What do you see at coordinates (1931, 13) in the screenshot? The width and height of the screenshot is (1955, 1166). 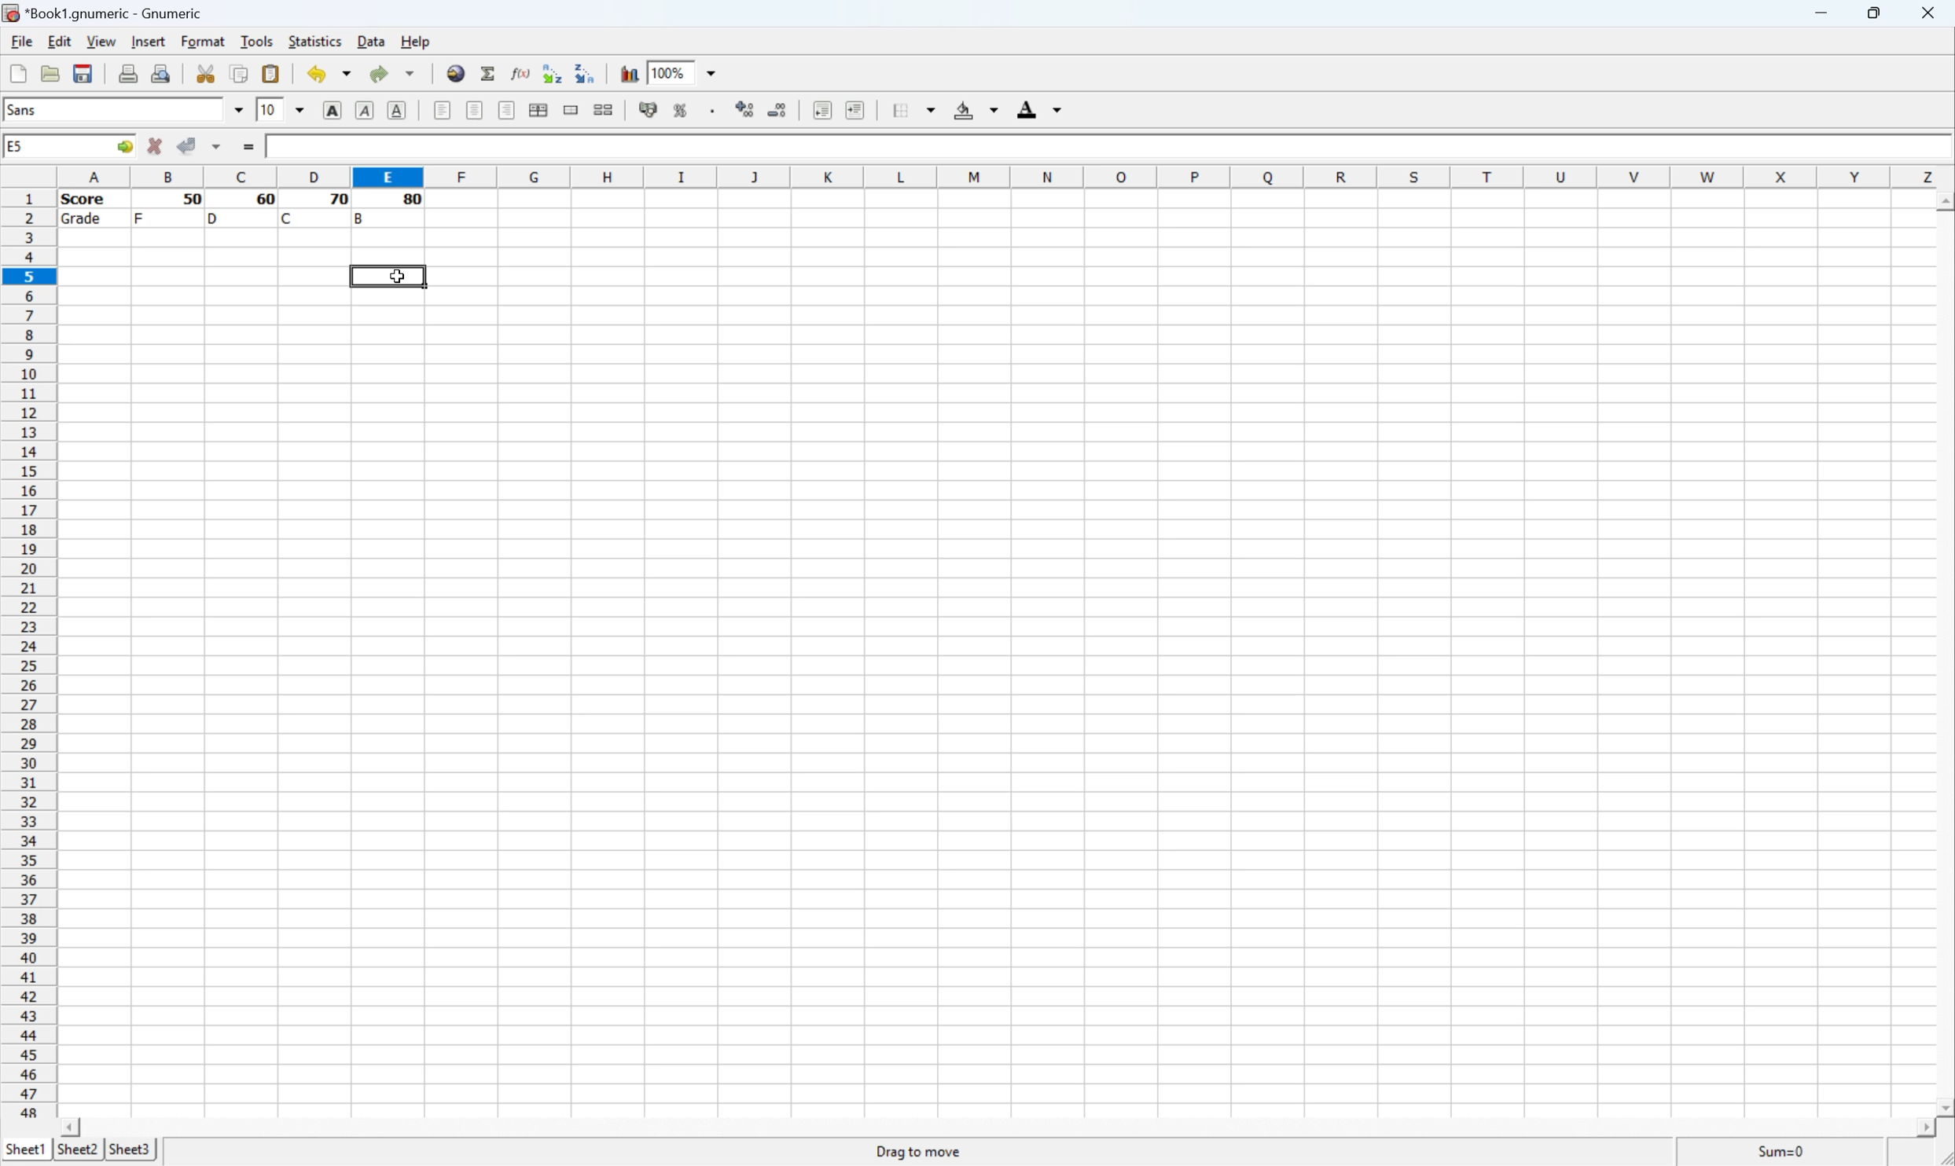 I see `Close` at bounding box center [1931, 13].